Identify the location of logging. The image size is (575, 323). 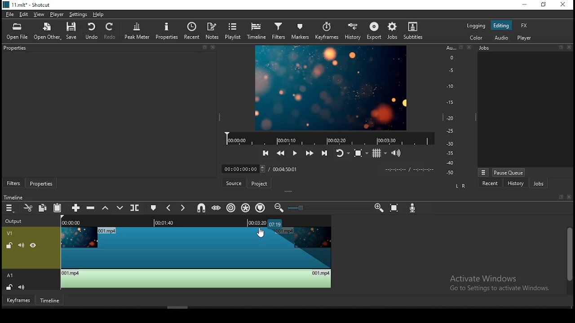
(476, 25).